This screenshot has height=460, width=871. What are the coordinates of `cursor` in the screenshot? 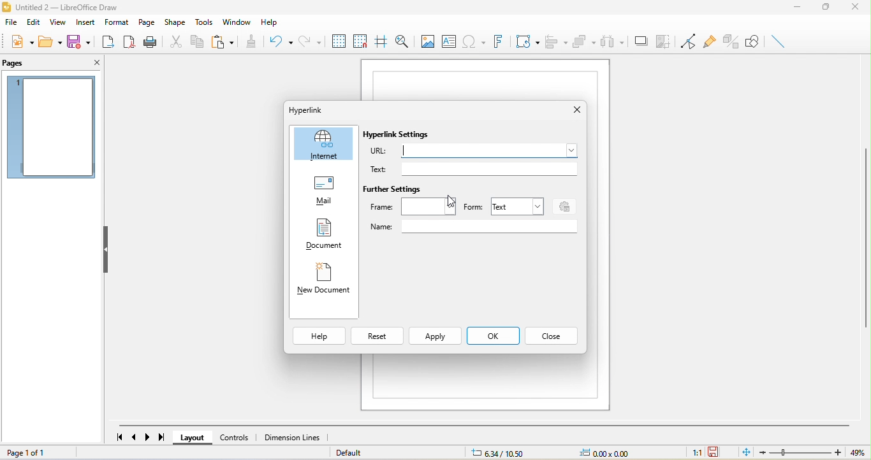 It's located at (446, 203).